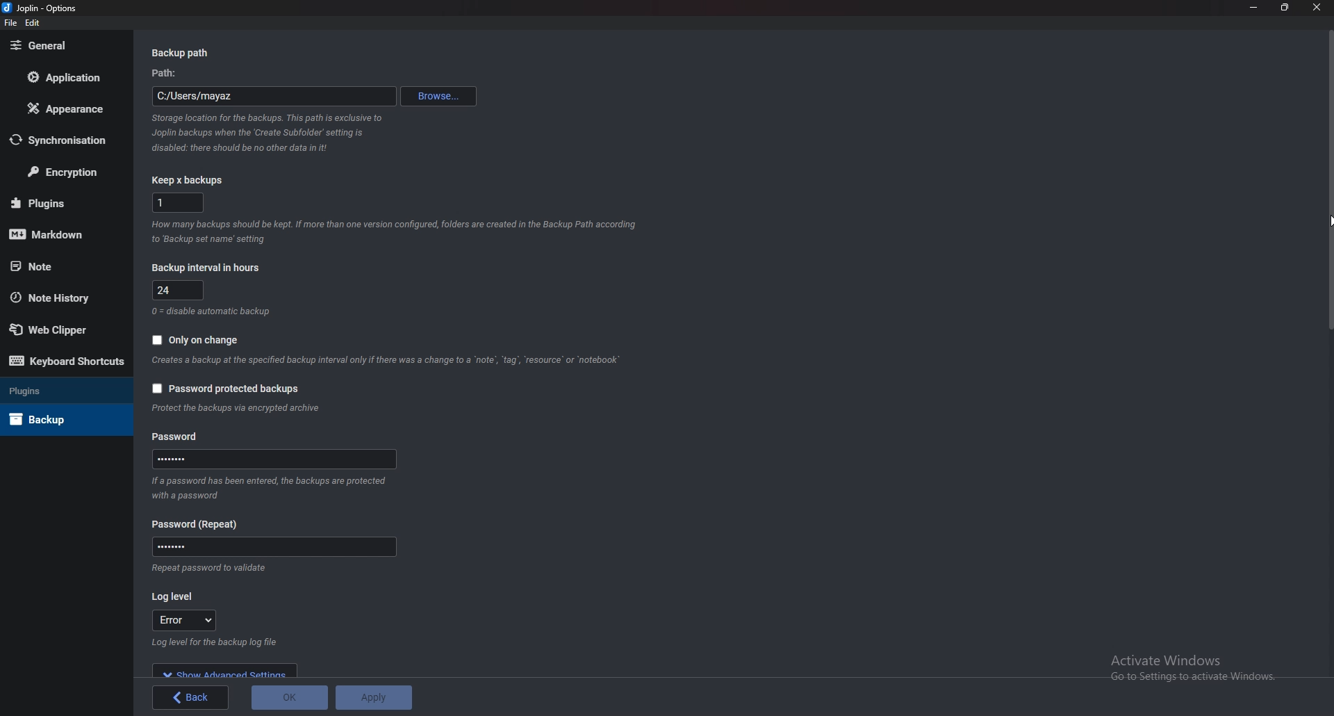 This screenshot has width=1334, height=716. I want to click on Synchronization, so click(63, 139).